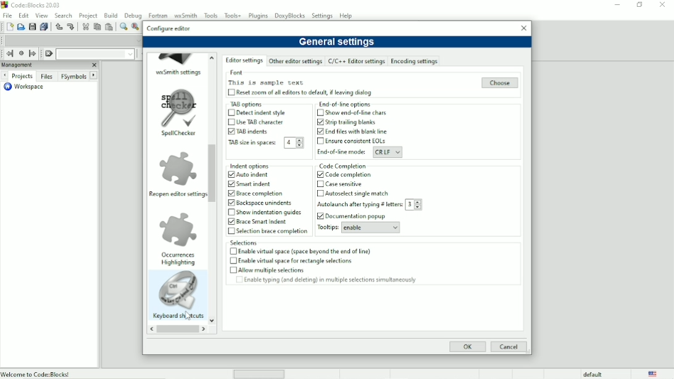 This screenshot has height=379, width=674. Describe the element at coordinates (231, 184) in the screenshot. I see `` at that location.